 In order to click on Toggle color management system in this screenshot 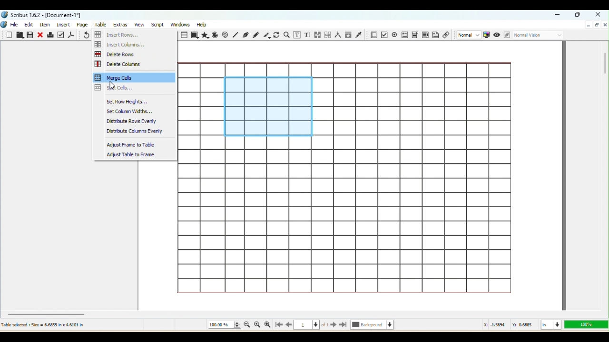, I will do `click(486, 35)`.